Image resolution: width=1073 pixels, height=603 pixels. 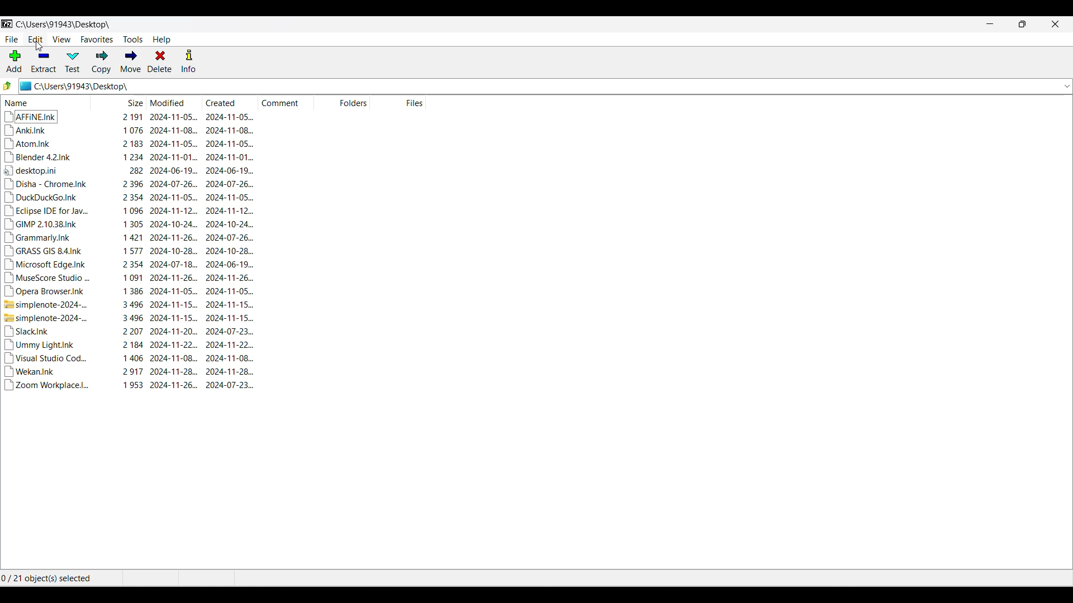 I want to click on Favorites menu, so click(x=97, y=40).